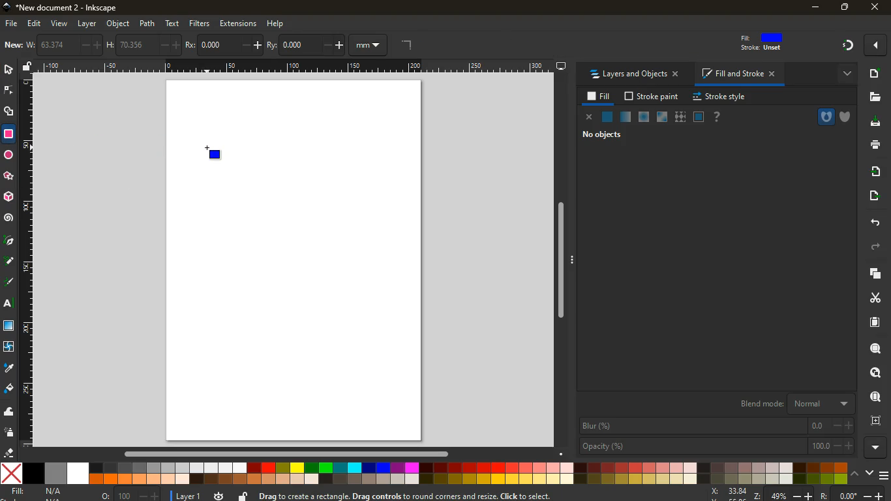 Image resolution: width=891 pixels, height=501 pixels. Describe the element at coordinates (119, 24) in the screenshot. I see `object` at that location.